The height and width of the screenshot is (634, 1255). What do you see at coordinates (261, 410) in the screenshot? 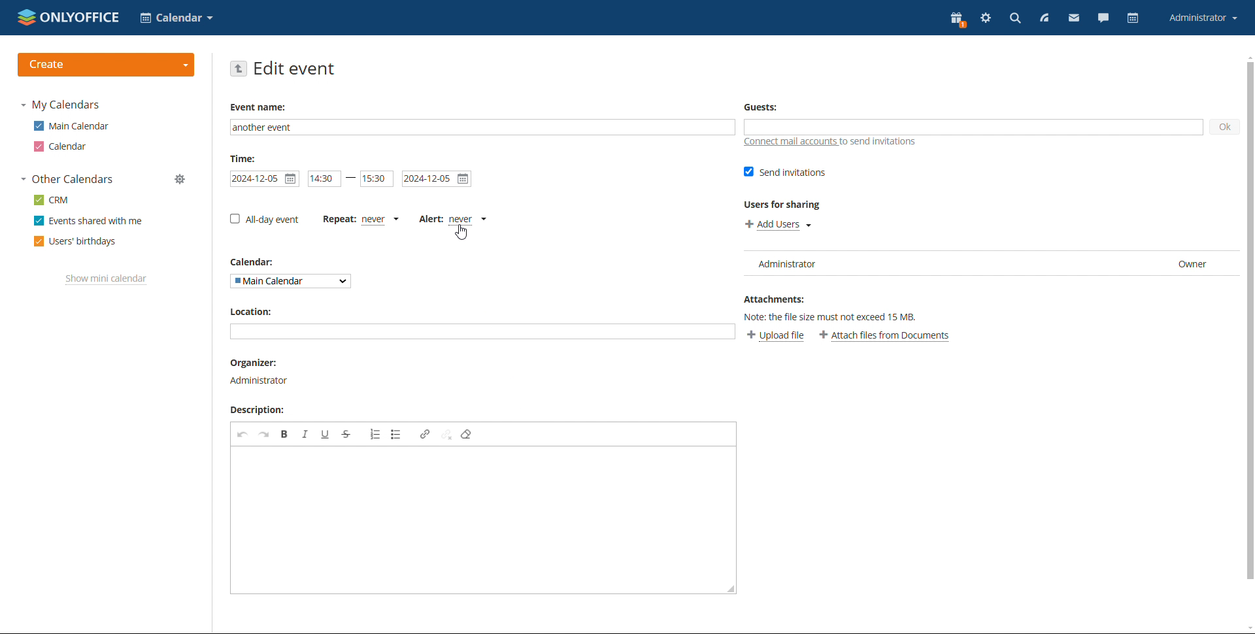
I see `description` at bounding box center [261, 410].